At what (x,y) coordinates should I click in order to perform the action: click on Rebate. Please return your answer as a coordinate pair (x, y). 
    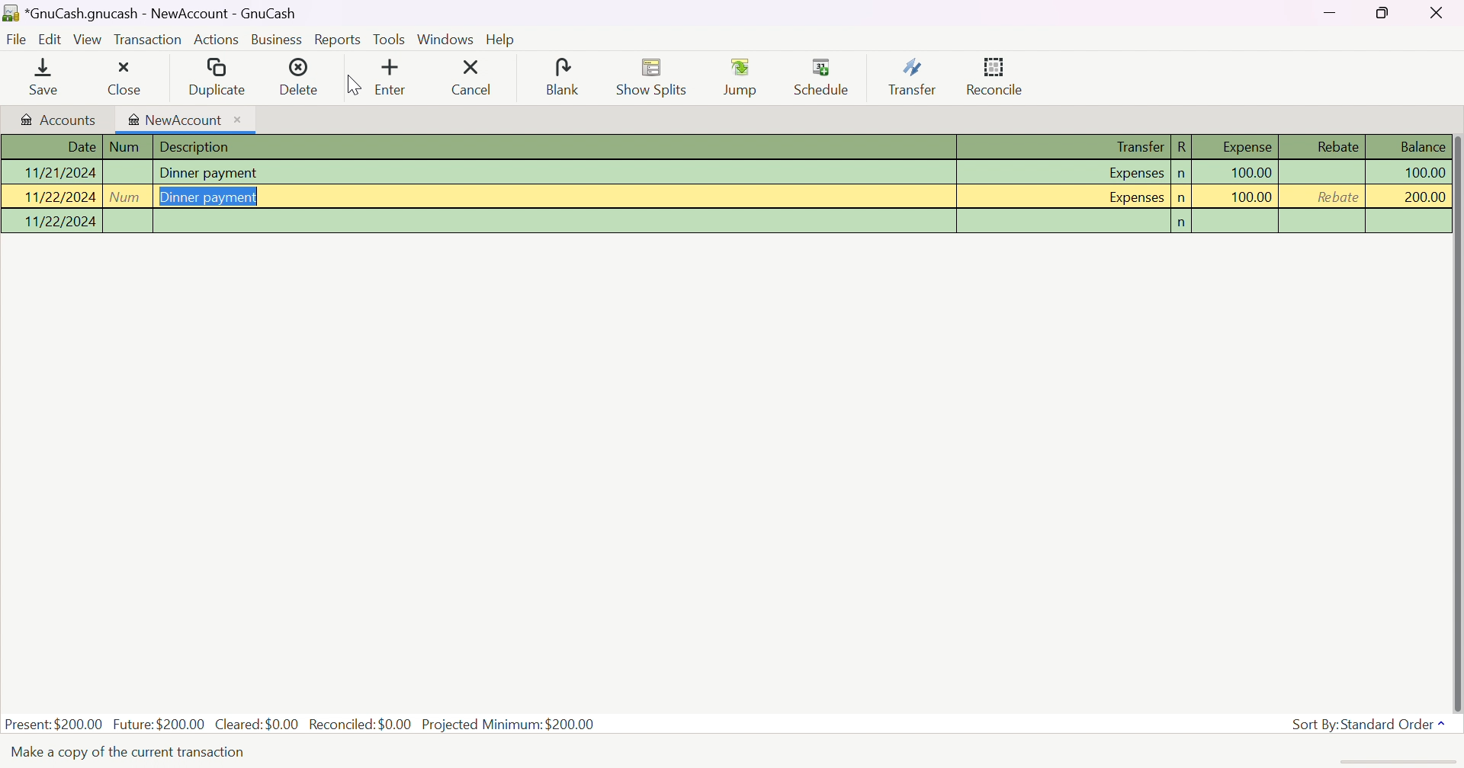
    Looking at the image, I should click on (1338, 172).